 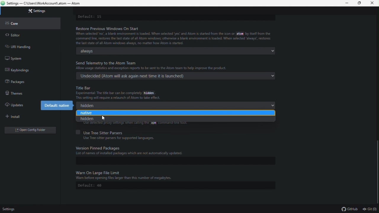 What do you see at coordinates (359, 3) in the screenshot?
I see `restore` at bounding box center [359, 3].